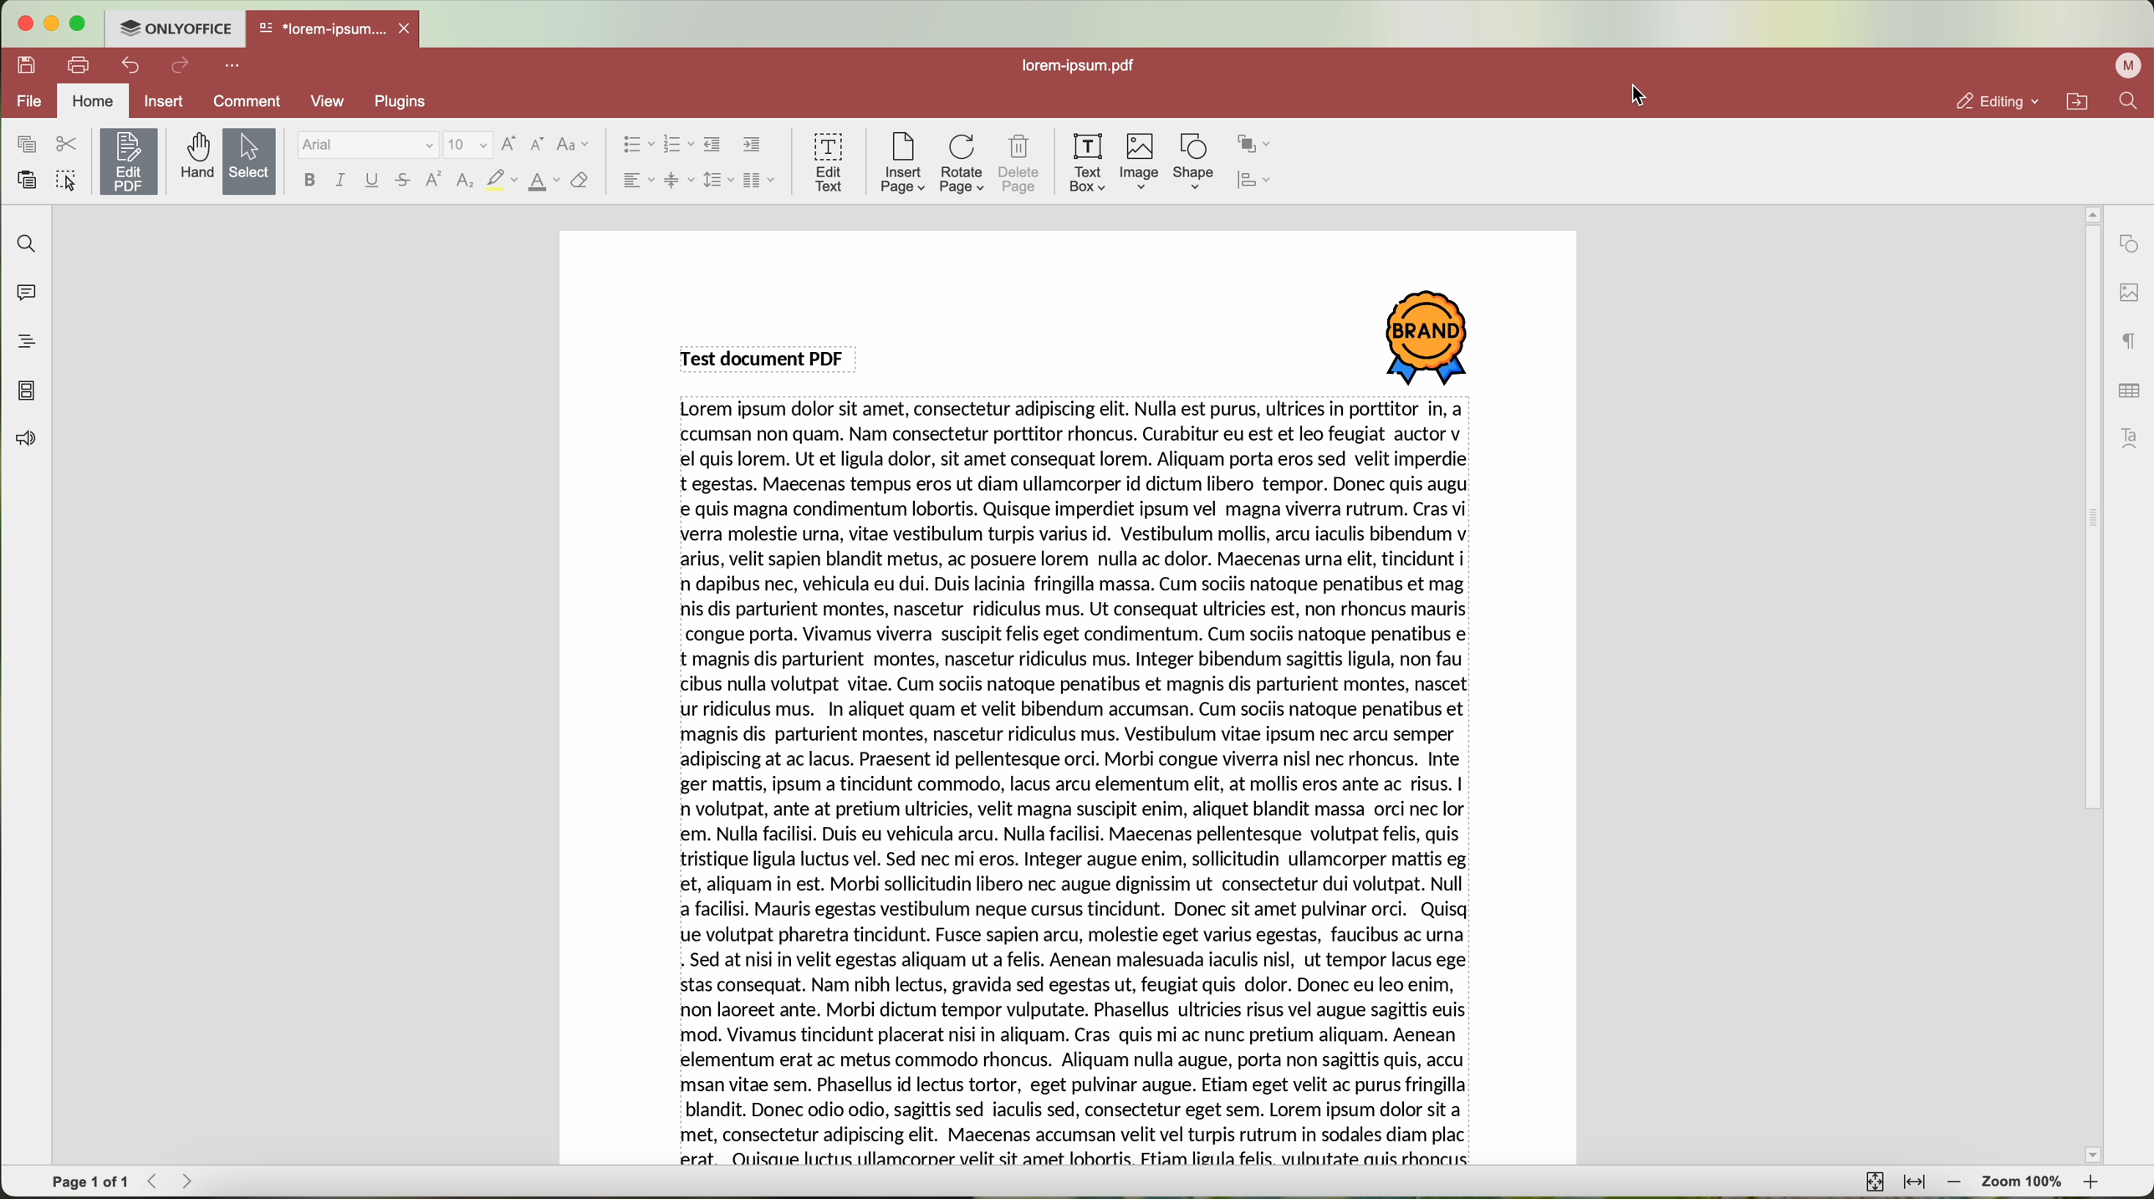  What do you see at coordinates (175, 29) in the screenshot?
I see `ONLYOFFICE` at bounding box center [175, 29].